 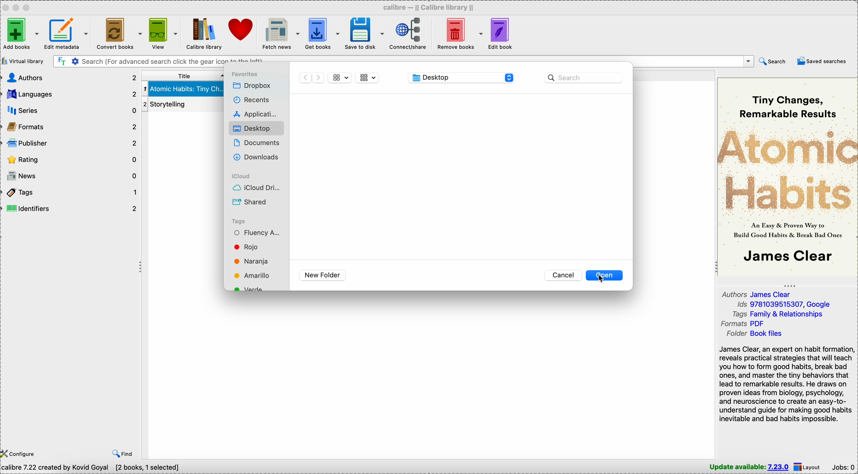 I want to click on Dropbox, so click(x=253, y=86).